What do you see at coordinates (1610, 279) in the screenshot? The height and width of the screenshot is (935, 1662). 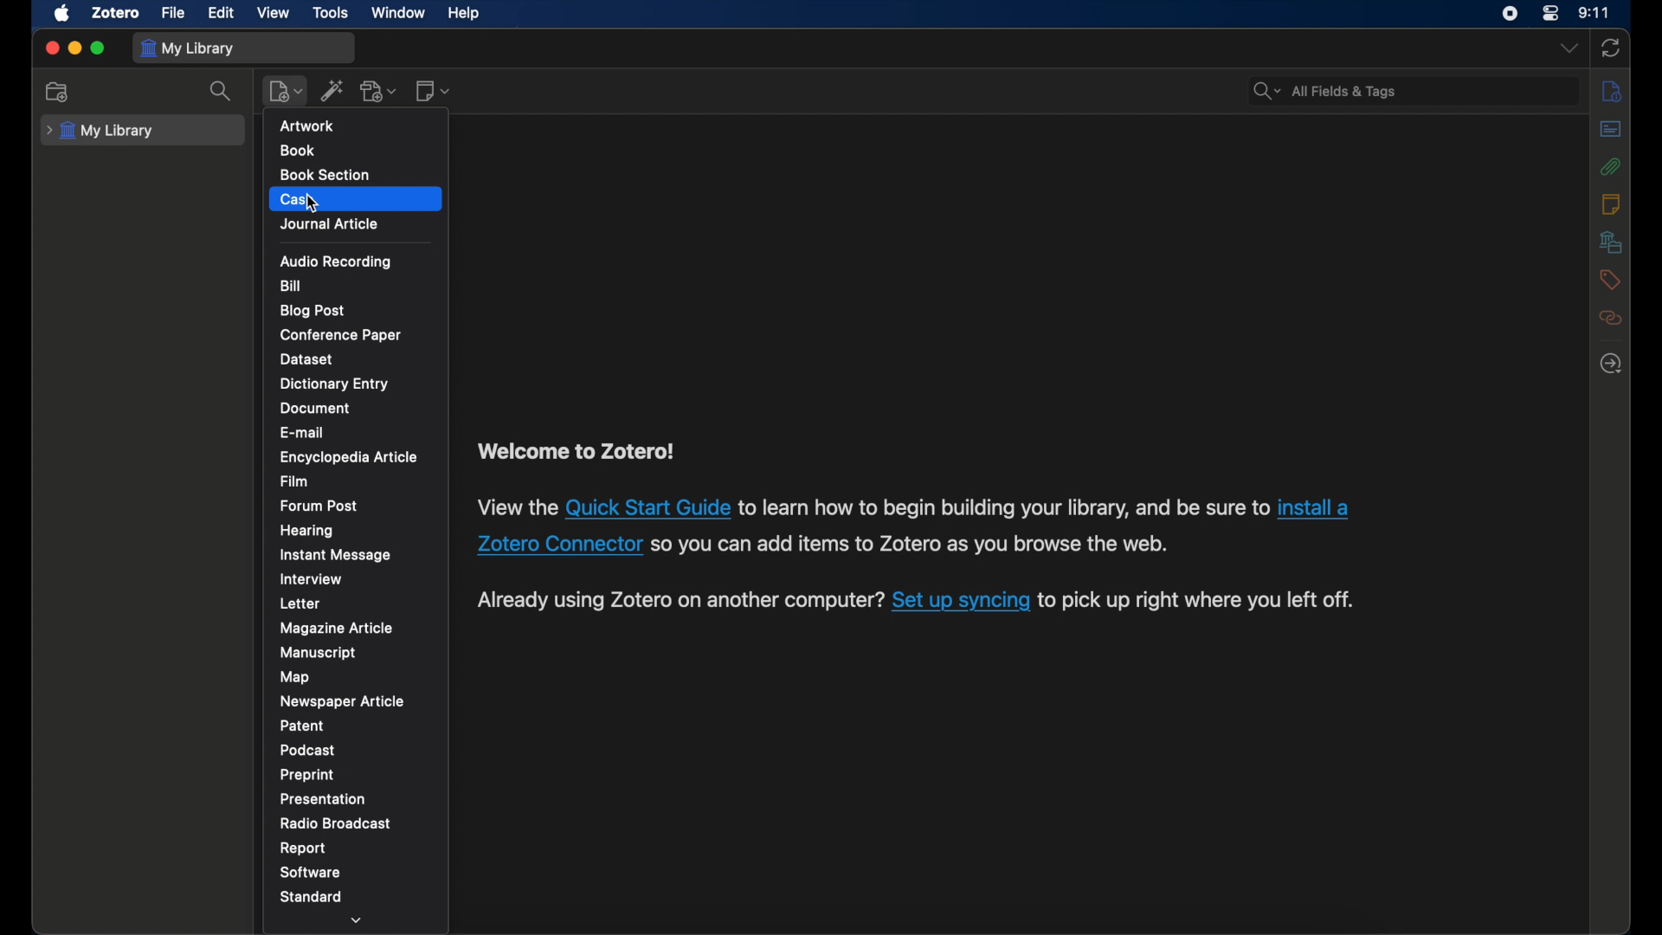 I see `tags` at bounding box center [1610, 279].